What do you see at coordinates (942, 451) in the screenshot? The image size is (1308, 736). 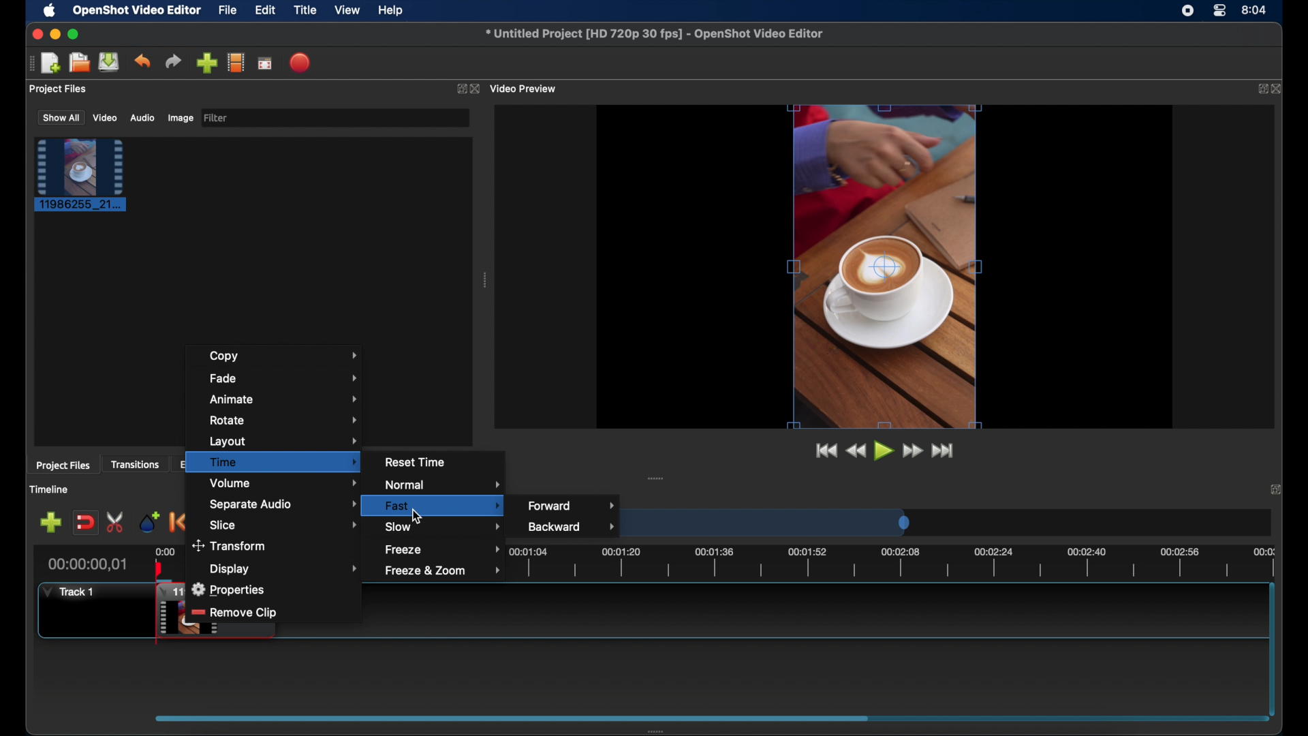 I see `jump to end` at bounding box center [942, 451].